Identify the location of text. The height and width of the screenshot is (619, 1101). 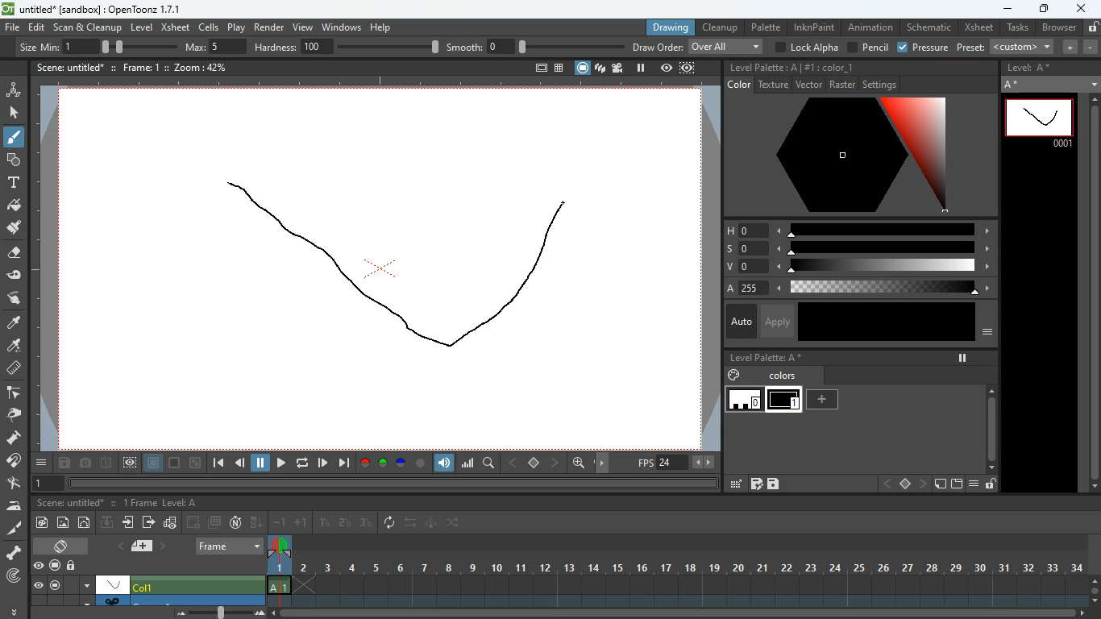
(12, 182).